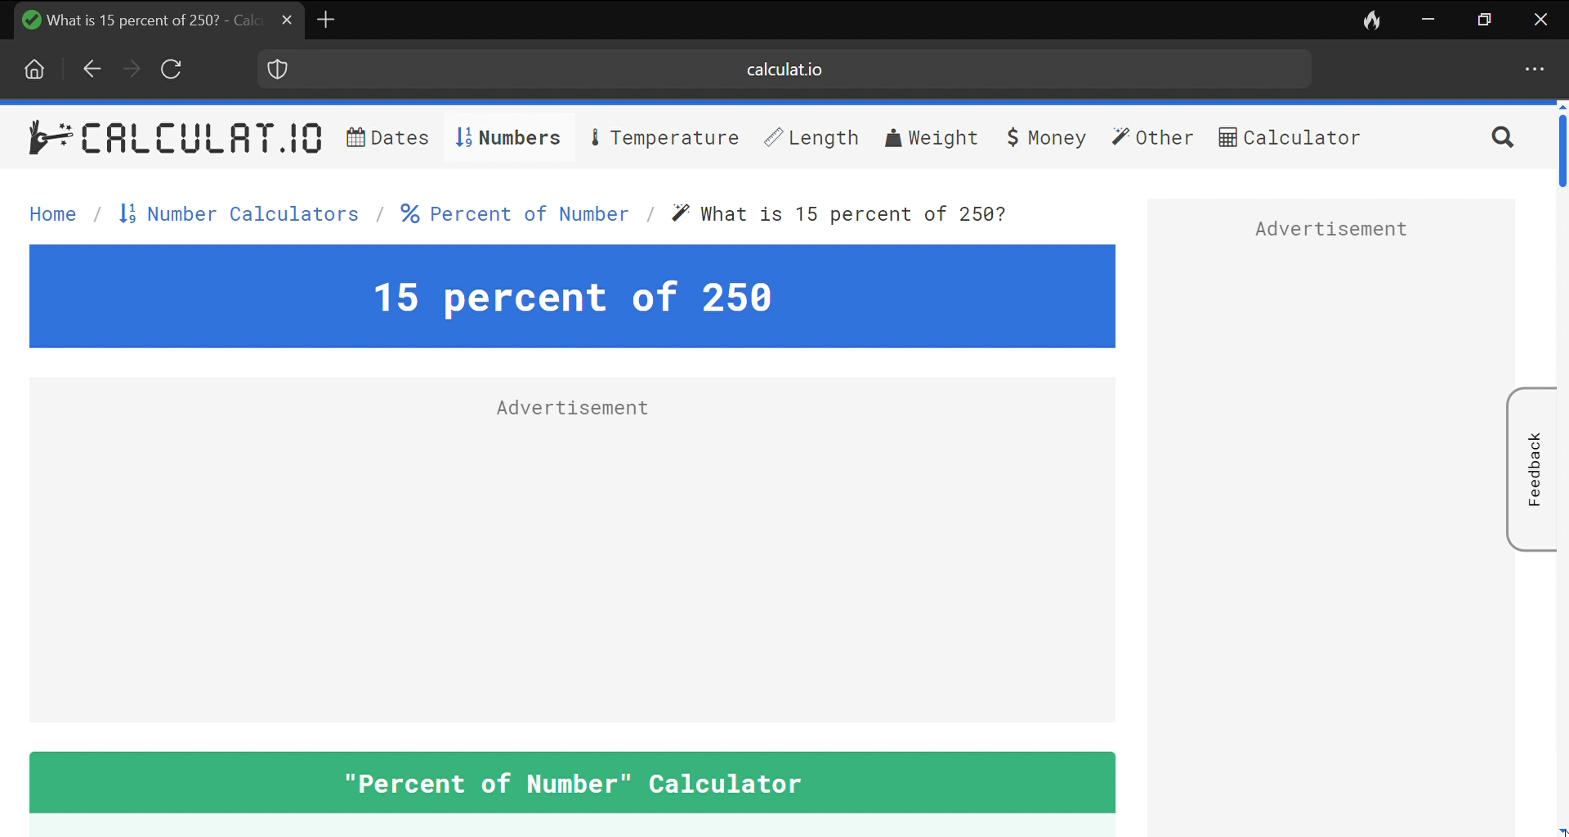 The height and width of the screenshot is (837, 1569). I want to click on Go back, so click(89, 68).